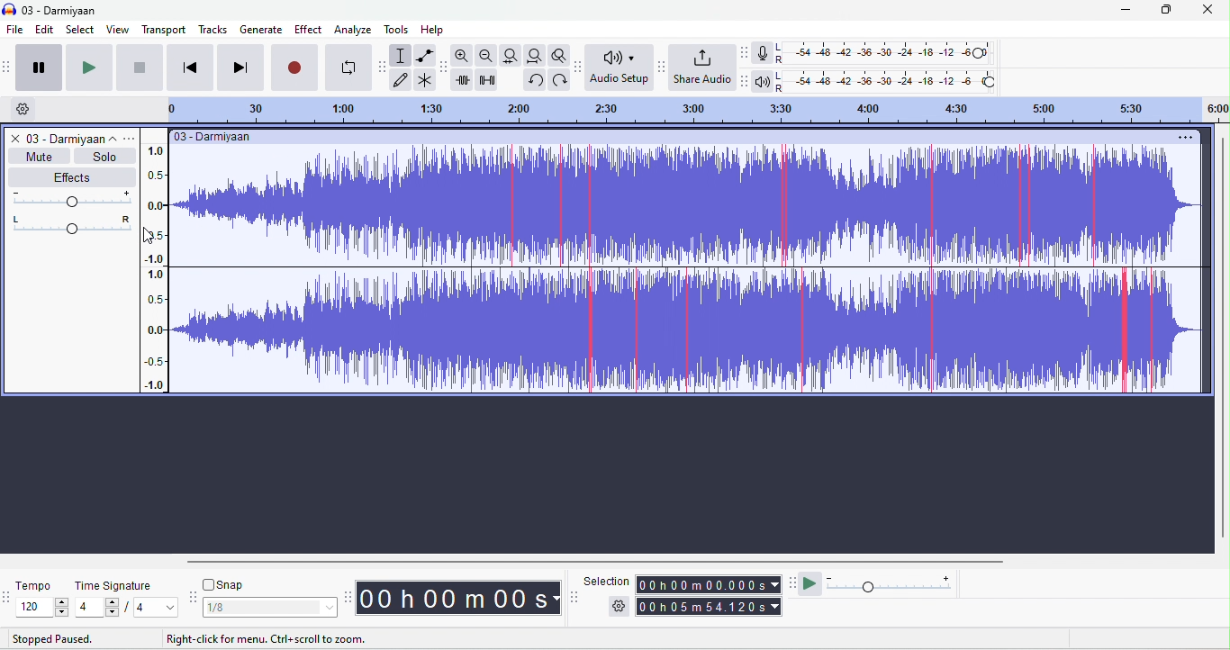 The width and height of the screenshot is (1230, 650). What do you see at coordinates (146, 236) in the screenshot?
I see `cursor` at bounding box center [146, 236].